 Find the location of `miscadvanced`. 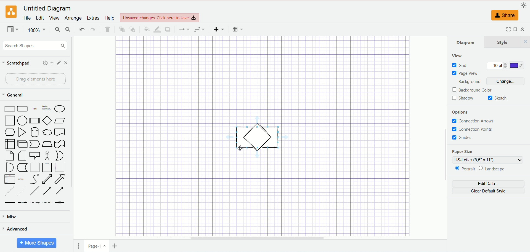

miscadvanced is located at coordinates (12, 218).